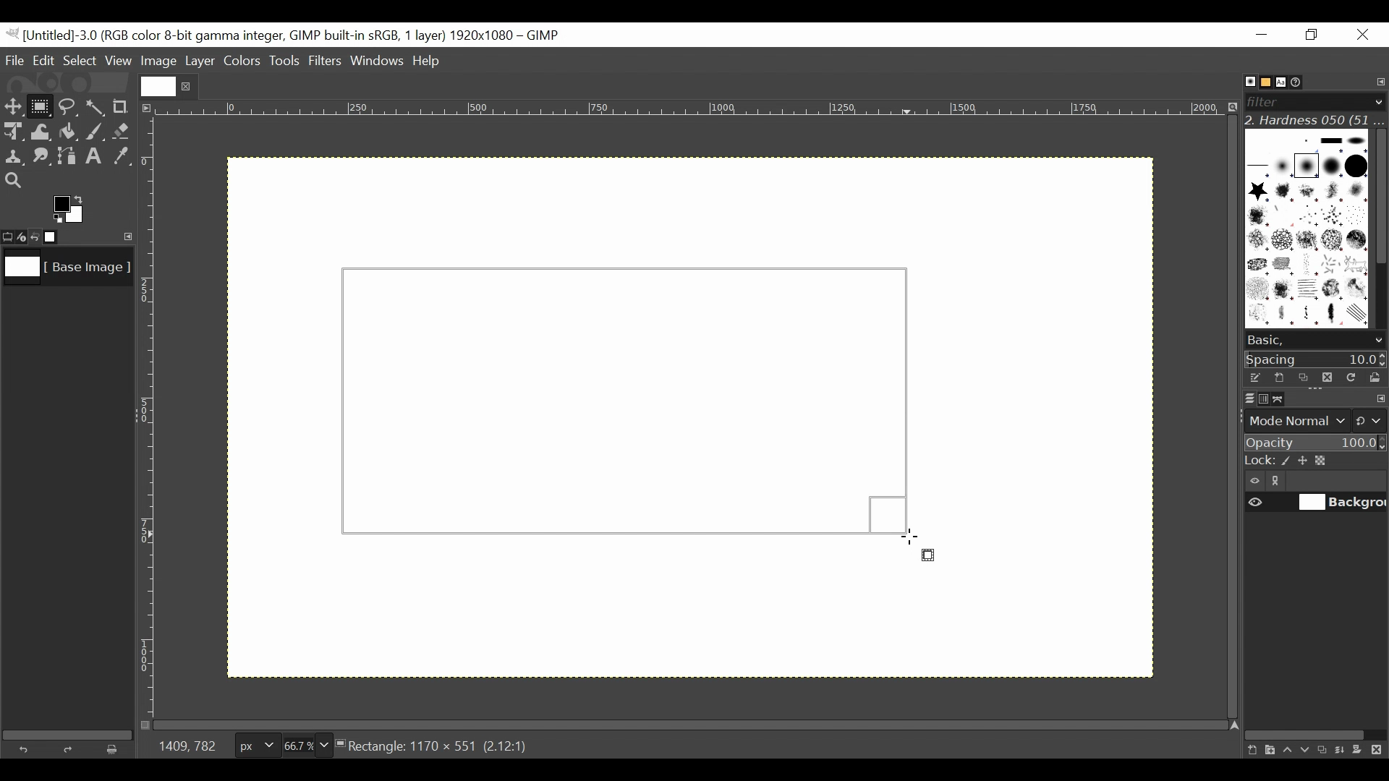  I want to click on Bucket Fill tool, so click(68, 132).